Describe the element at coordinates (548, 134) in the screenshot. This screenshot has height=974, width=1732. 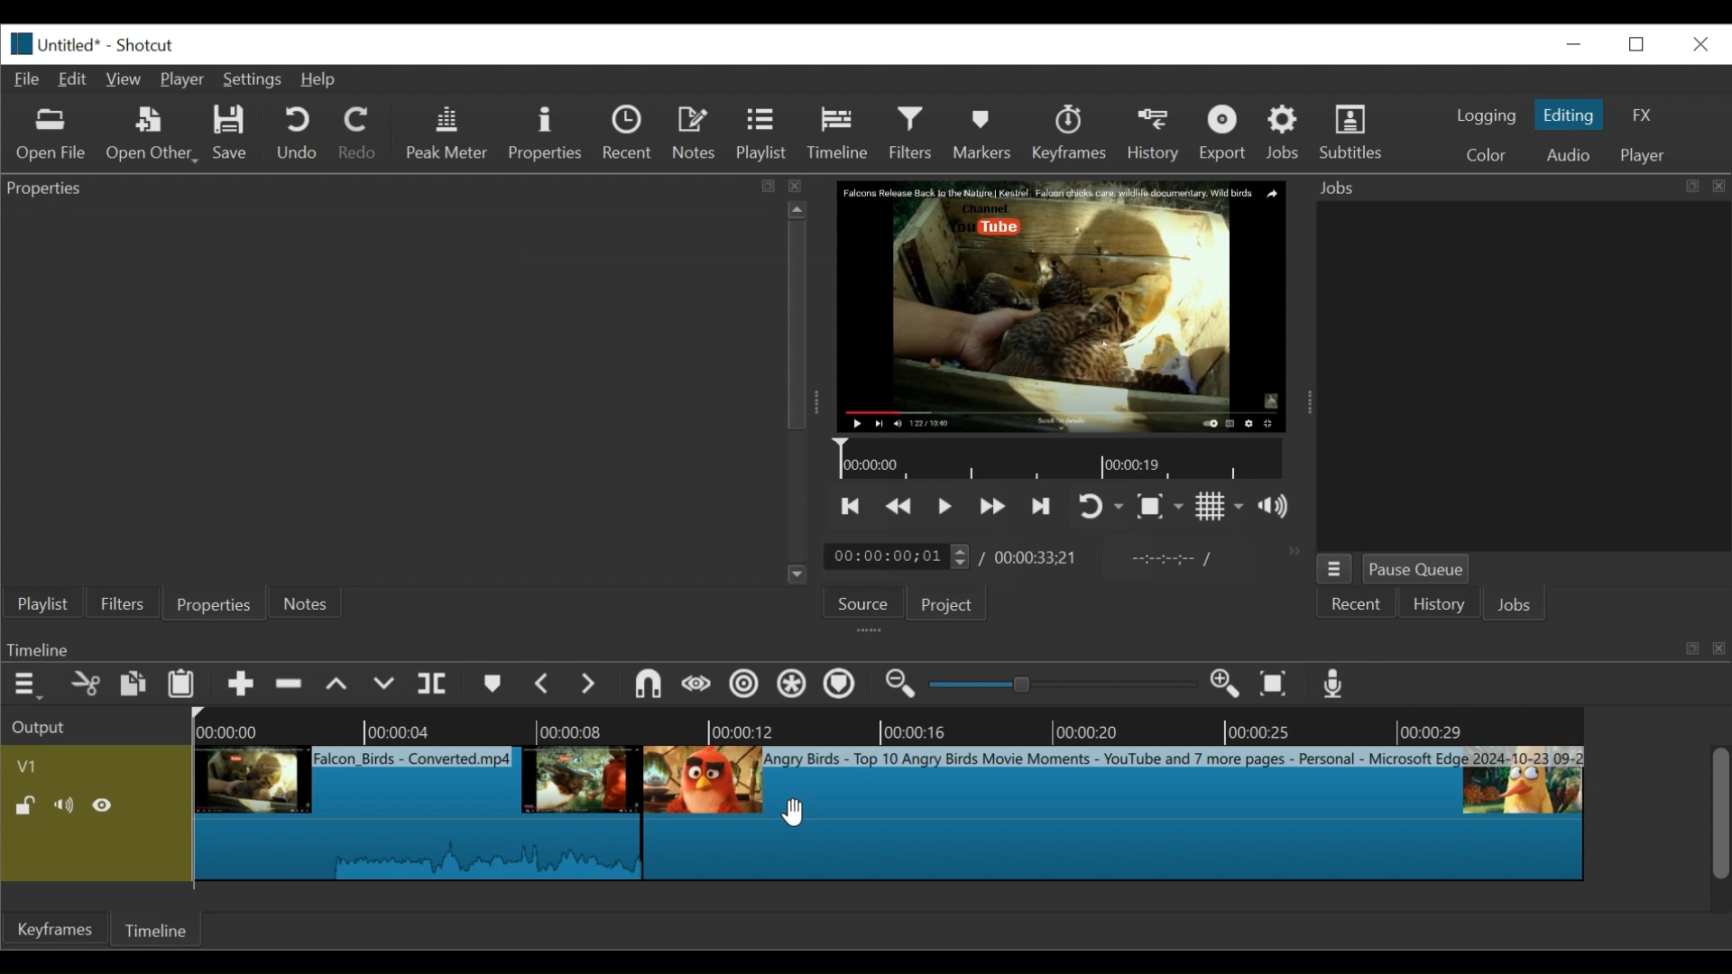
I see `Properties` at that location.